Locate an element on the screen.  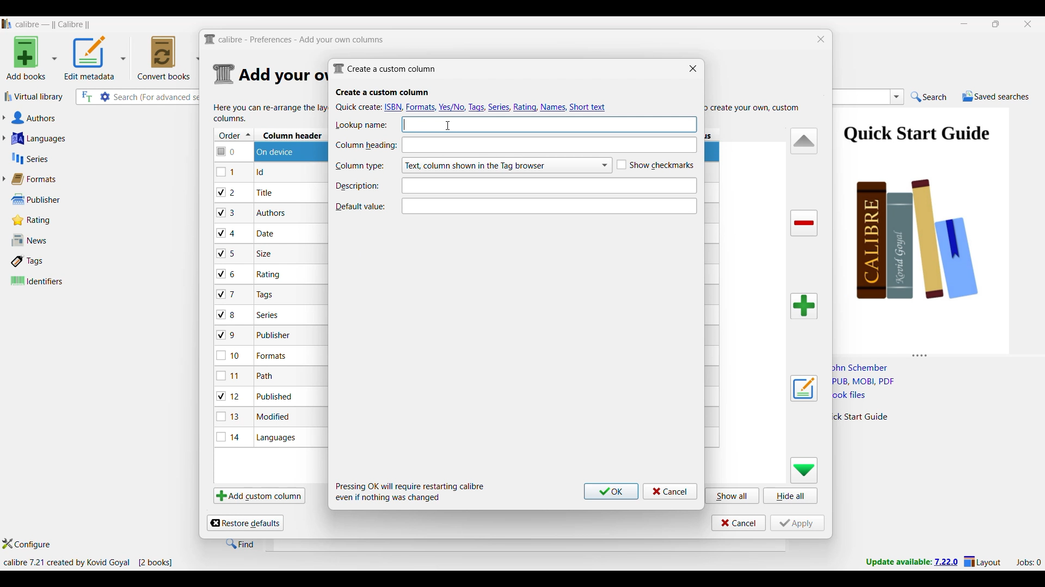
Publisher is located at coordinates (48, 199).